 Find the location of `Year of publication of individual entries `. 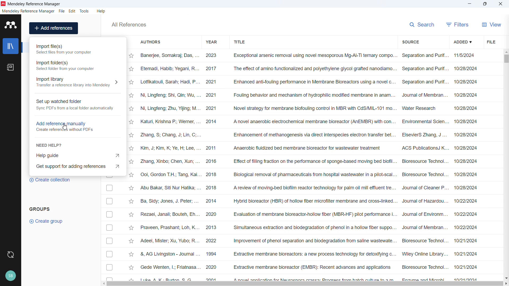

Year of publication of individual entries  is located at coordinates (211, 166).